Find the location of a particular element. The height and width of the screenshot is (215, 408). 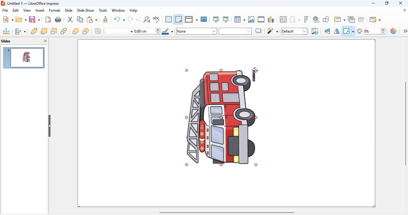

maximize is located at coordinates (386, 3).